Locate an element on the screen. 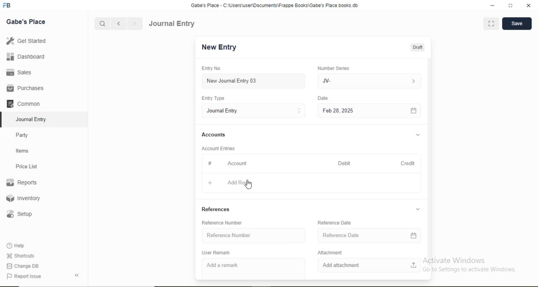 This screenshot has height=287, width=538. Save is located at coordinates (517, 23).